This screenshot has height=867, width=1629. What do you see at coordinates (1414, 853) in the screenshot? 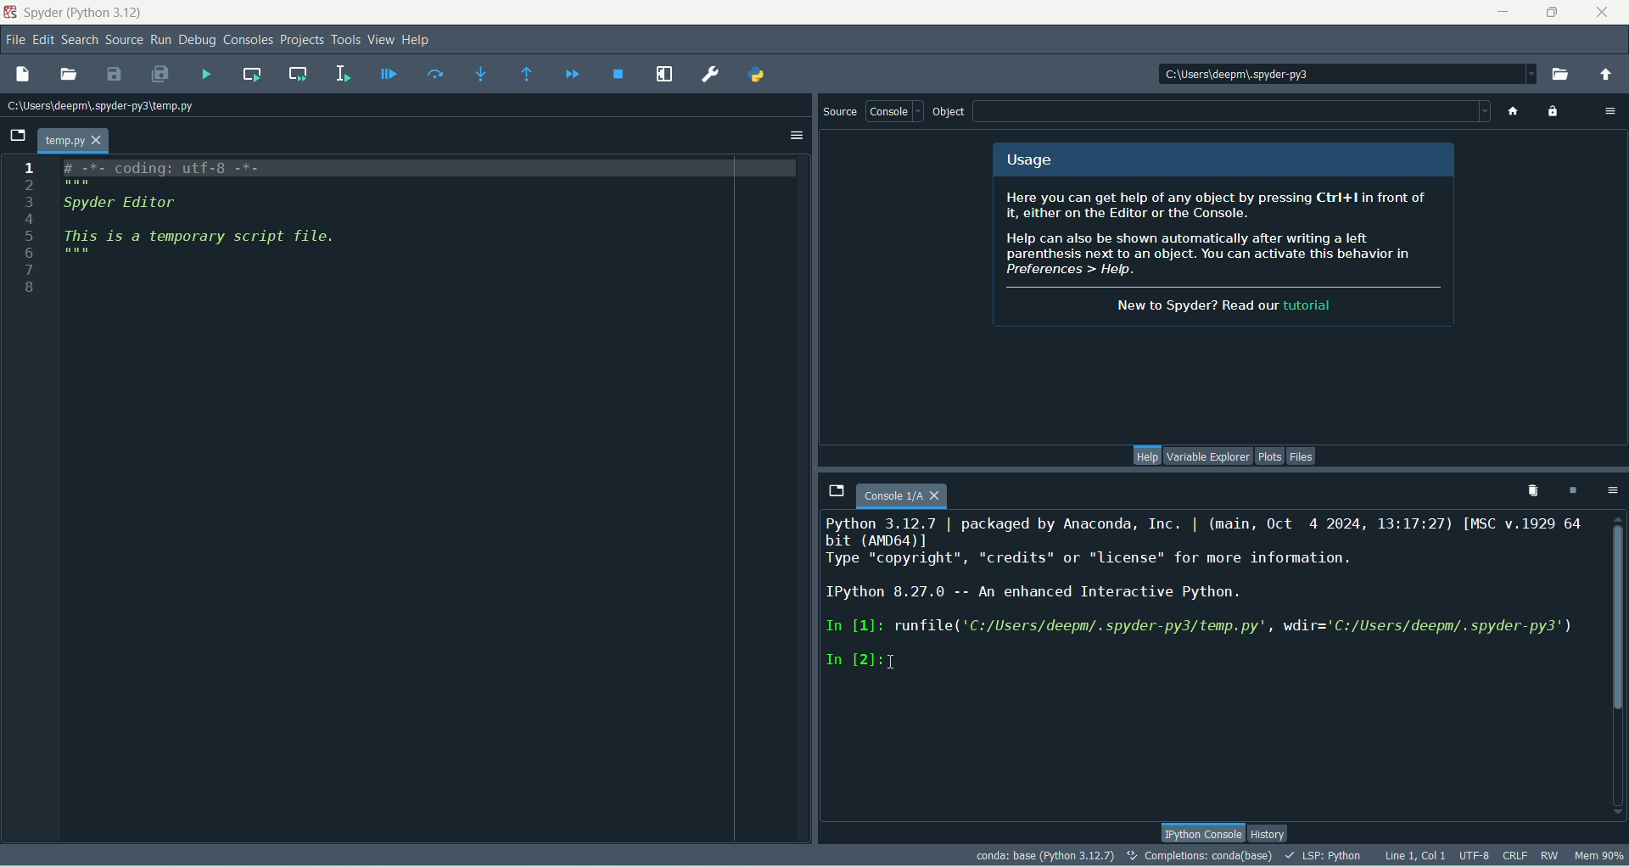
I see `Line, col` at bounding box center [1414, 853].